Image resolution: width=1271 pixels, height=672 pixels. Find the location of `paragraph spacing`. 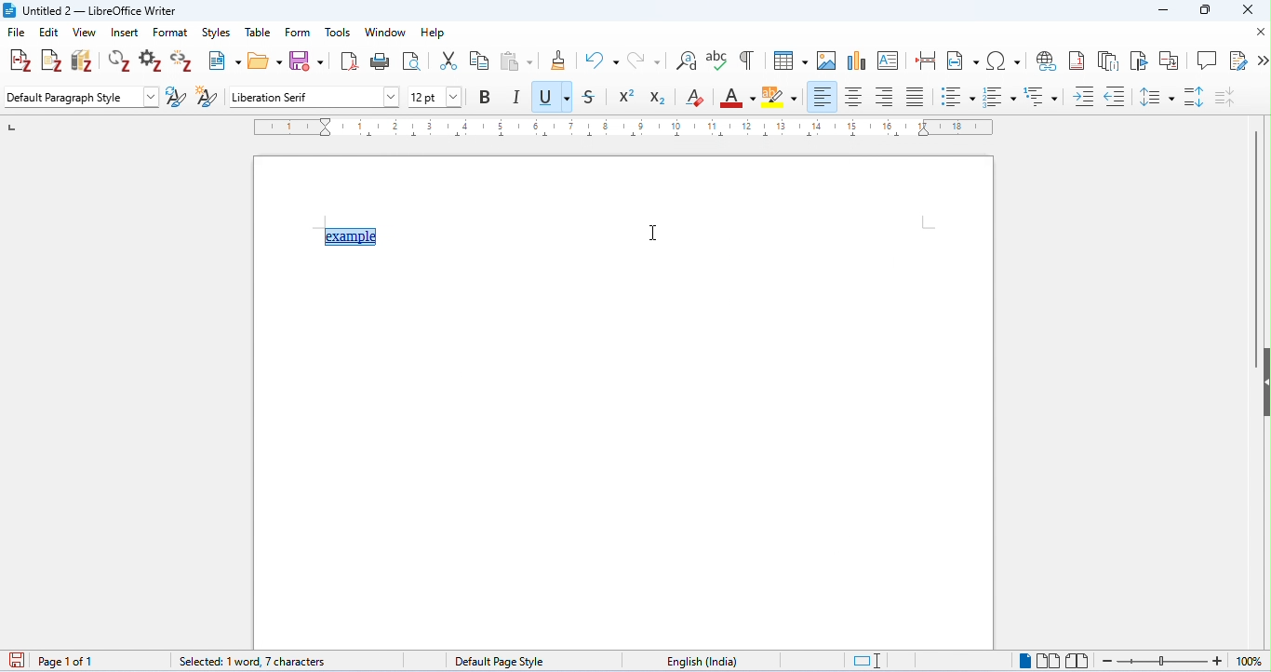

paragraph spacing is located at coordinates (1196, 97).